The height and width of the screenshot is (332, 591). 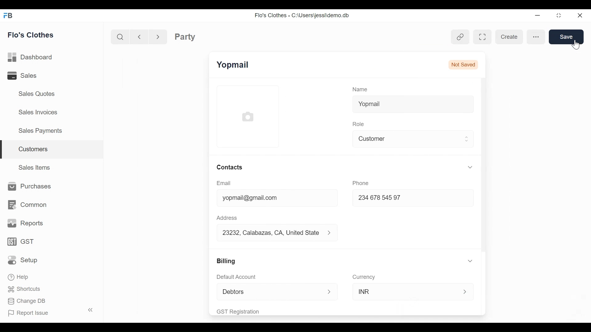 I want to click on GST, so click(x=22, y=242).